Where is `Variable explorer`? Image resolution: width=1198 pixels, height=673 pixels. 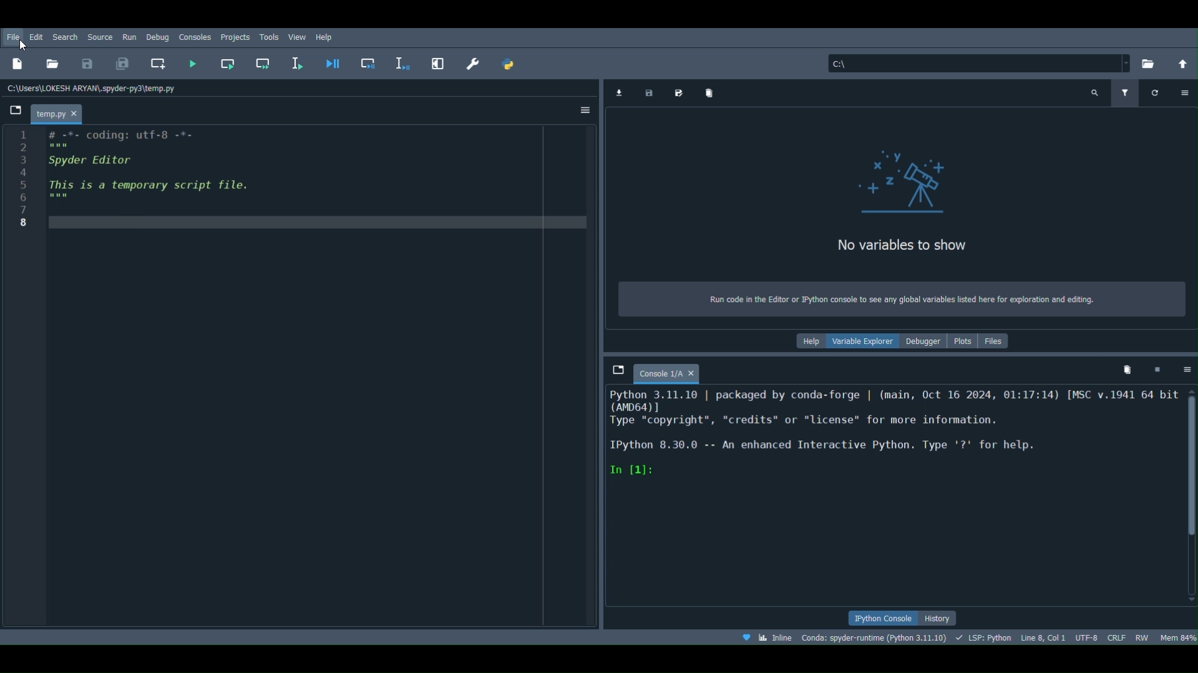 Variable explorer is located at coordinates (864, 343).